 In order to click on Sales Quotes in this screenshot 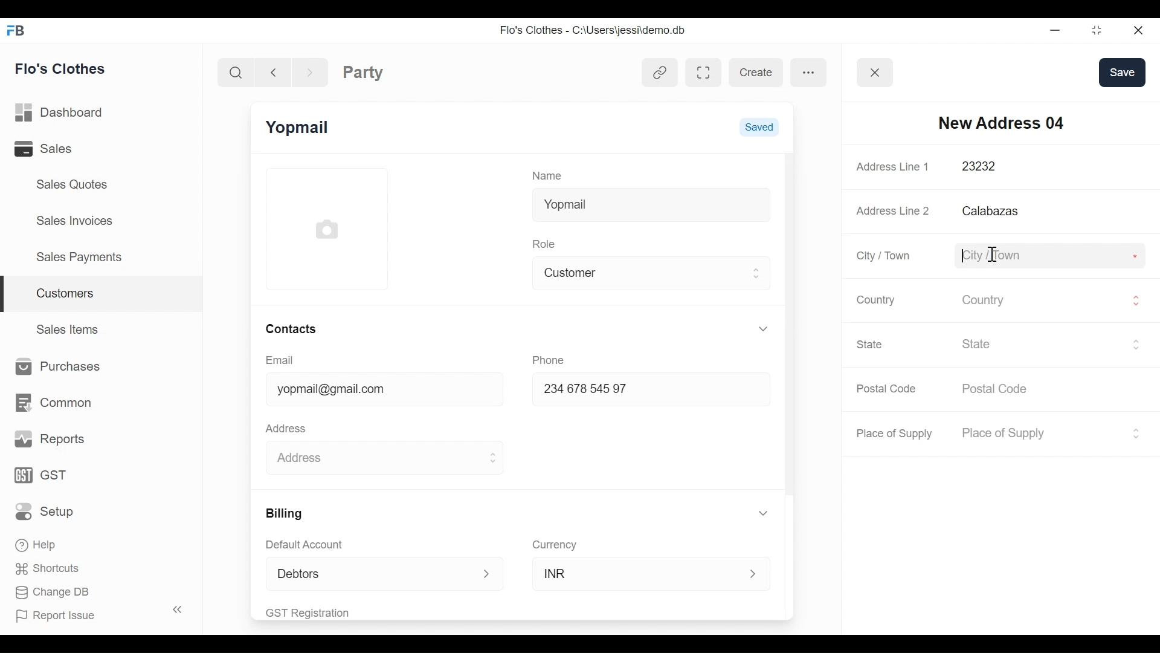, I will do `click(73, 184)`.